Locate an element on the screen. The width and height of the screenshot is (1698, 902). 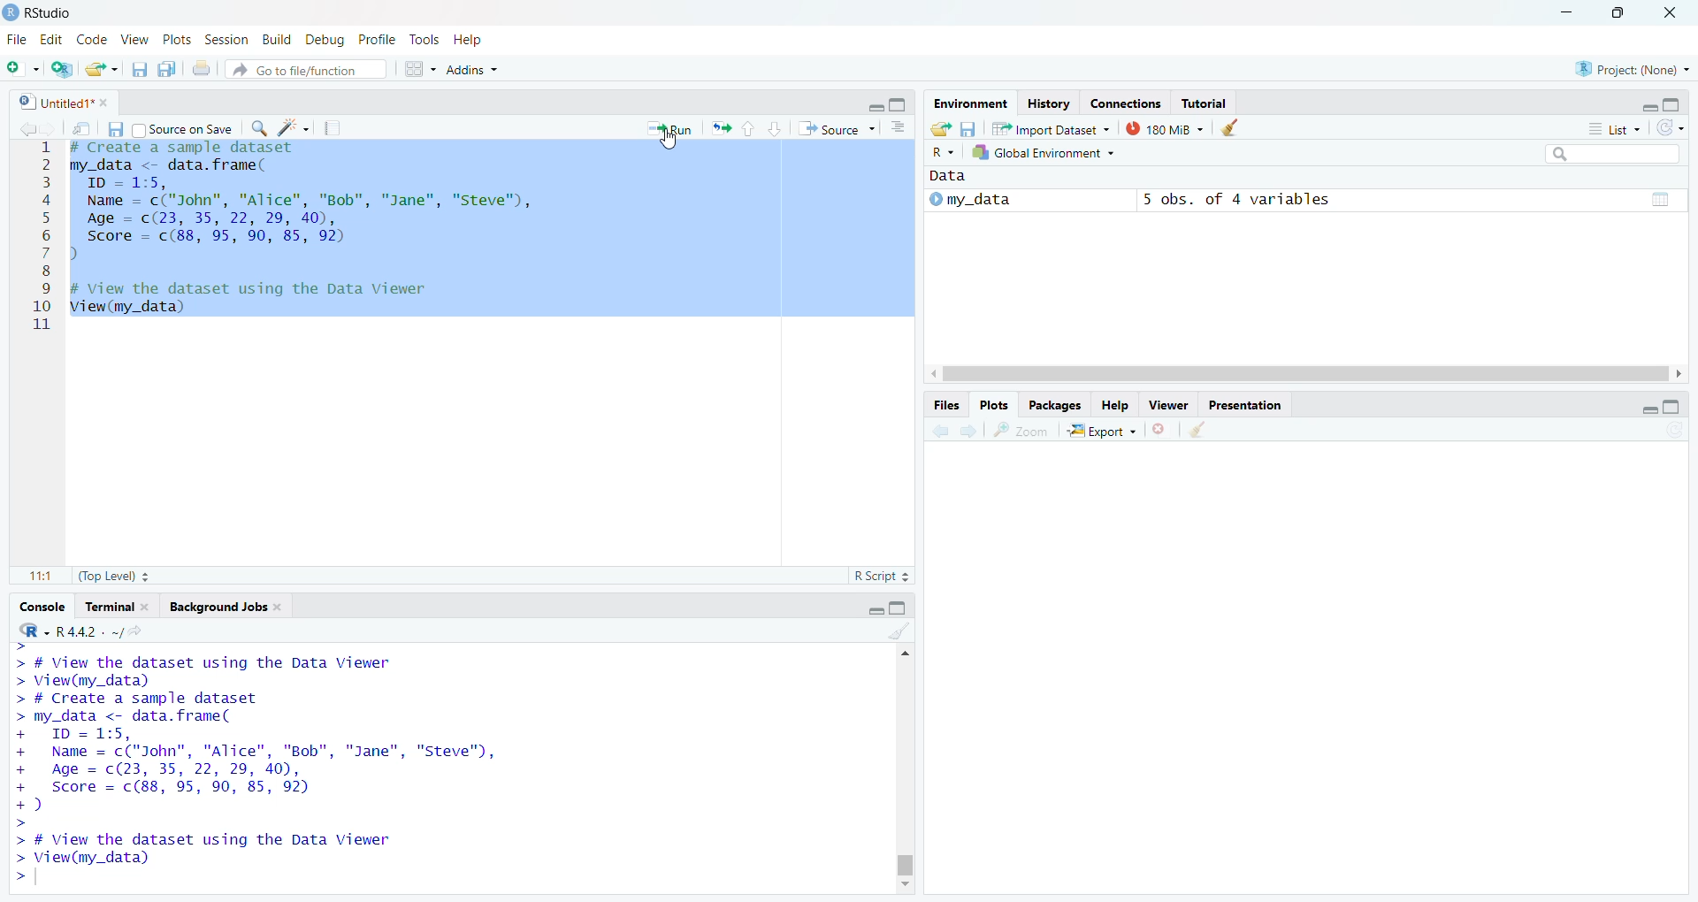
Edit is located at coordinates (53, 40).